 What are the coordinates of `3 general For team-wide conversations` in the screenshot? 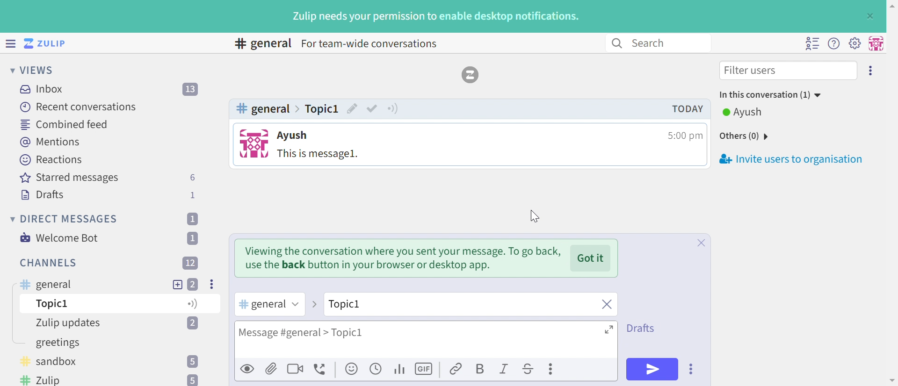 It's located at (341, 45).